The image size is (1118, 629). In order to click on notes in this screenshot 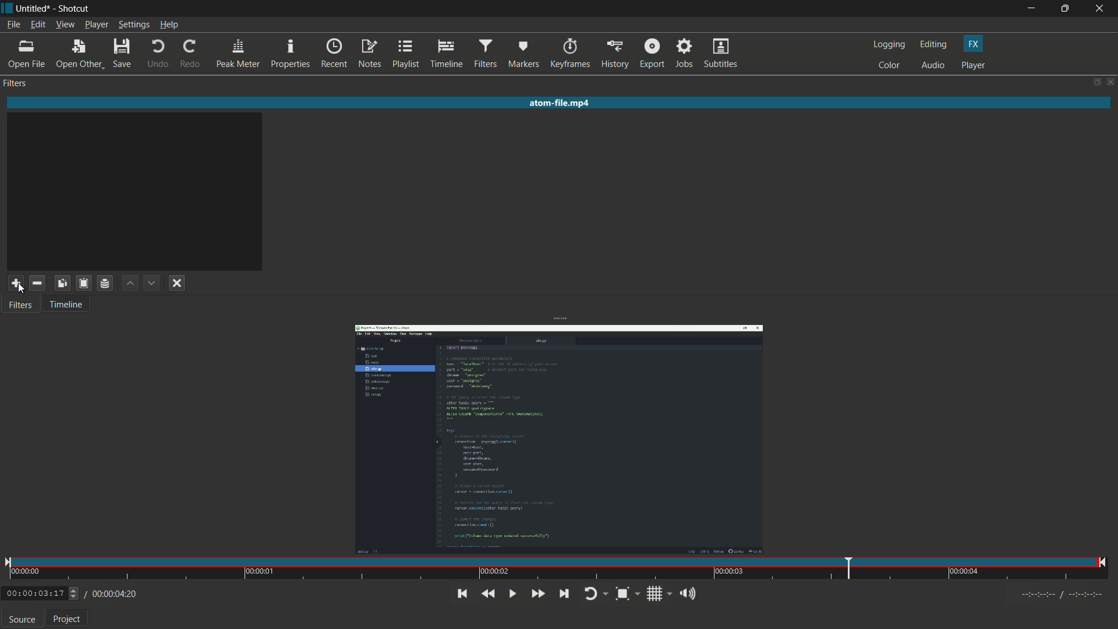, I will do `click(369, 54)`.